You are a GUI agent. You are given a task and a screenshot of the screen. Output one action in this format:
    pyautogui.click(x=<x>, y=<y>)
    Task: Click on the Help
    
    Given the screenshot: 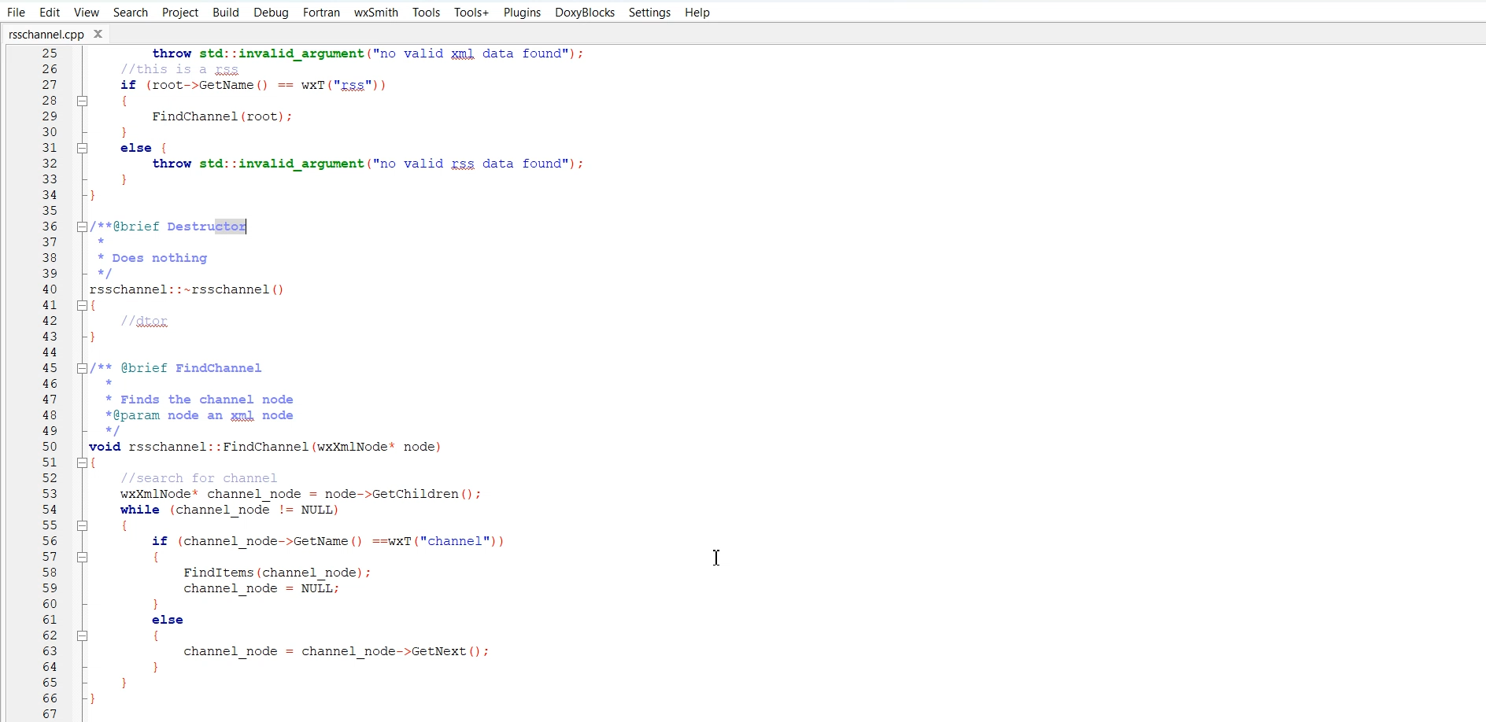 What is the action you would take?
    pyautogui.click(x=699, y=13)
    